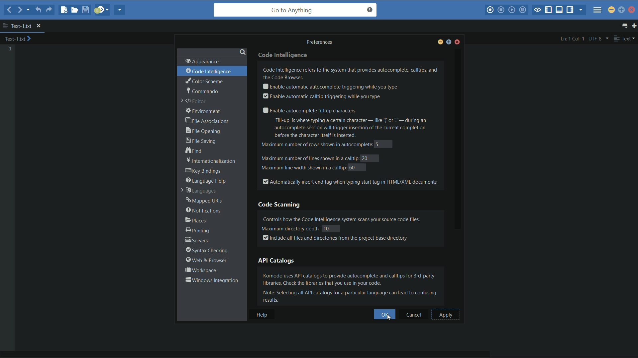  What do you see at coordinates (331, 228) in the screenshot?
I see `10` at bounding box center [331, 228].